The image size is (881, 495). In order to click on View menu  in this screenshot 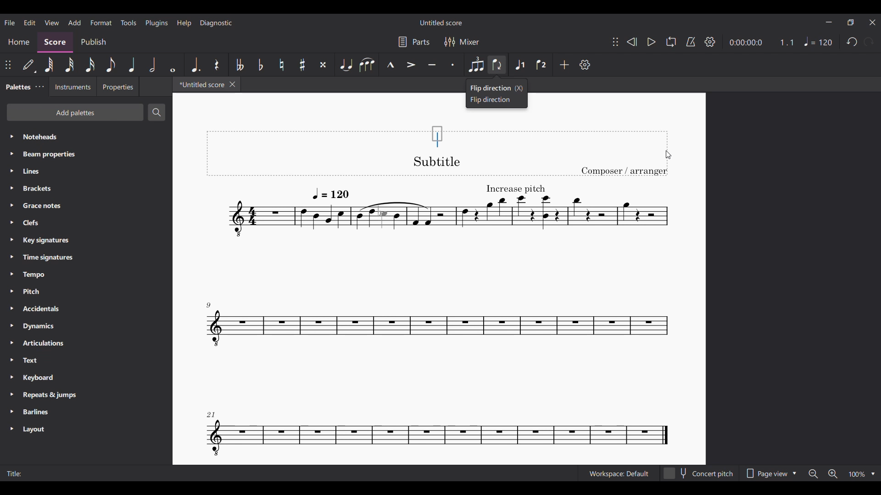, I will do `click(52, 22)`.